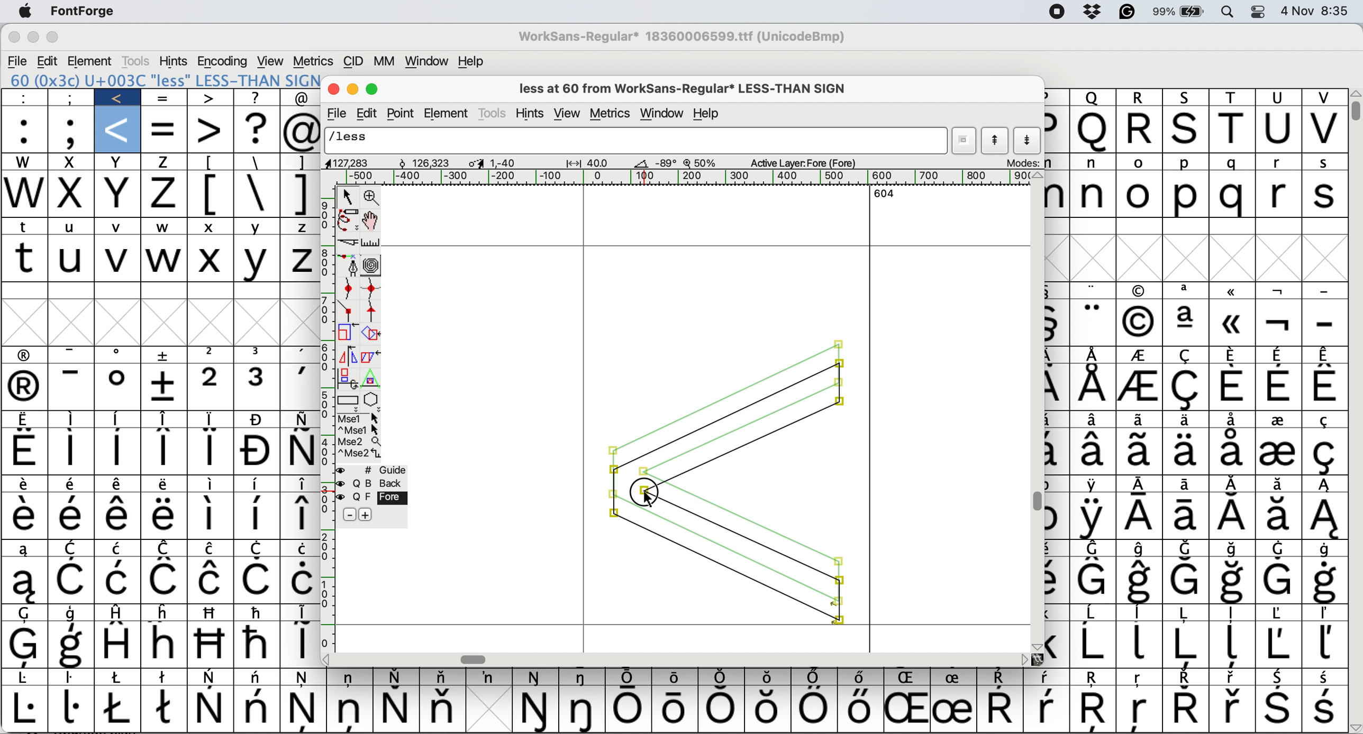 This screenshot has width=1363, height=734. Describe the element at coordinates (351, 677) in the screenshot. I see `Symbol` at that location.